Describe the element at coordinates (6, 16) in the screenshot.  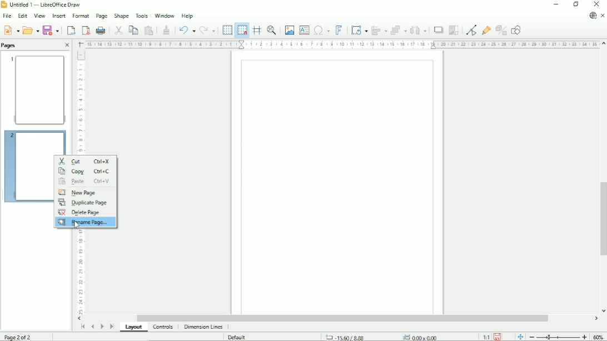
I see `File` at that location.